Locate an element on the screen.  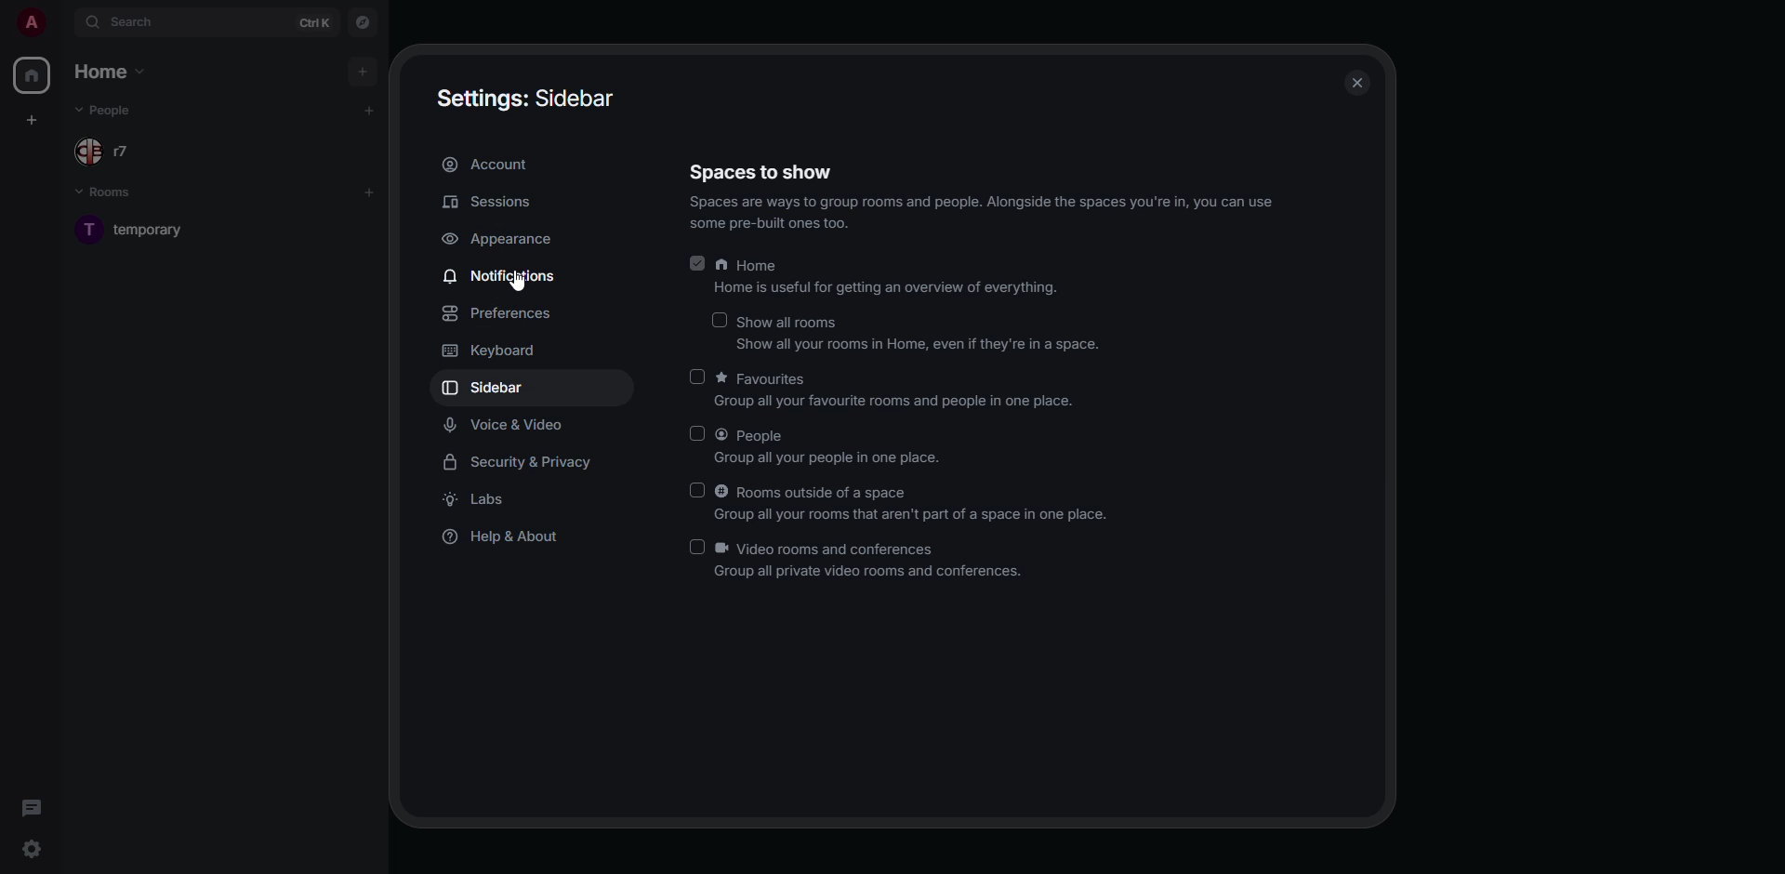
add is located at coordinates (364, 73).